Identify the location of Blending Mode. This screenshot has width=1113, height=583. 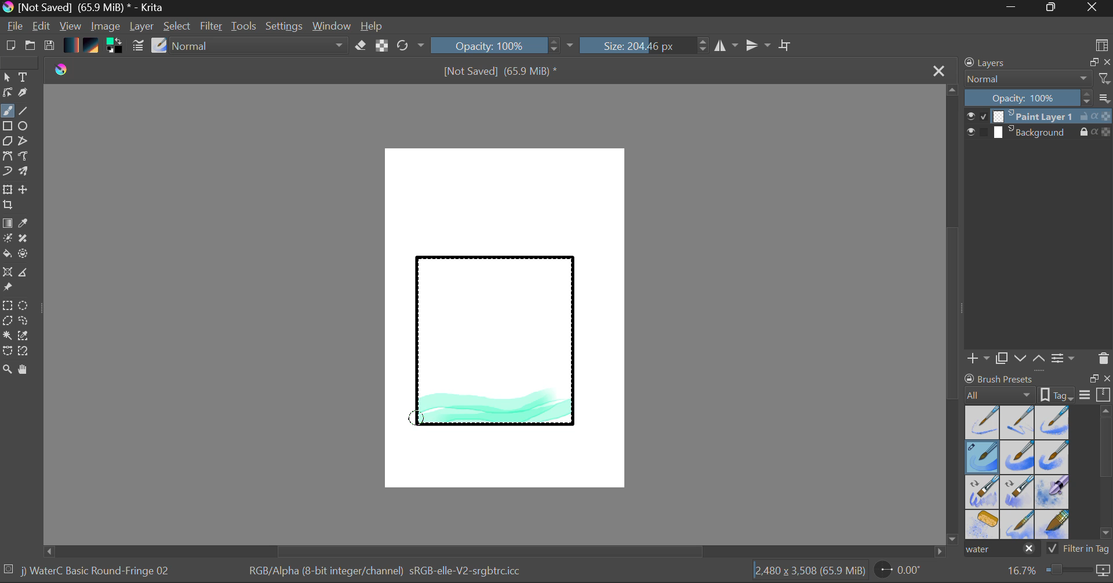
(1038, 79).